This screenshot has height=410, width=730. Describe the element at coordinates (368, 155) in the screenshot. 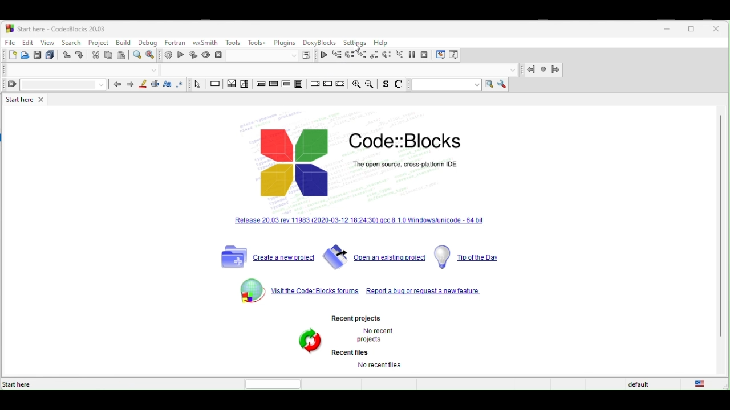

I see `Code::Blocks The open source cross platform IDE` at that location.